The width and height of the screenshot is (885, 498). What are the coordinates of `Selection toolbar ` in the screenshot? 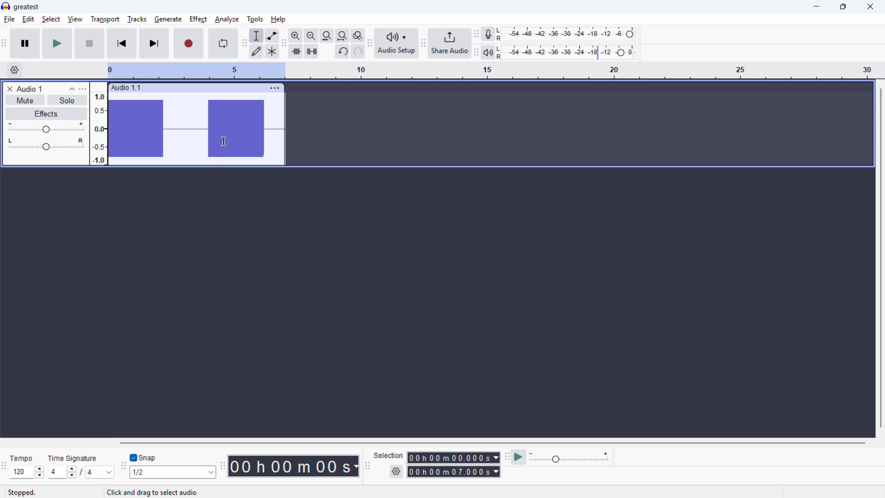 It's located at (369, 467).